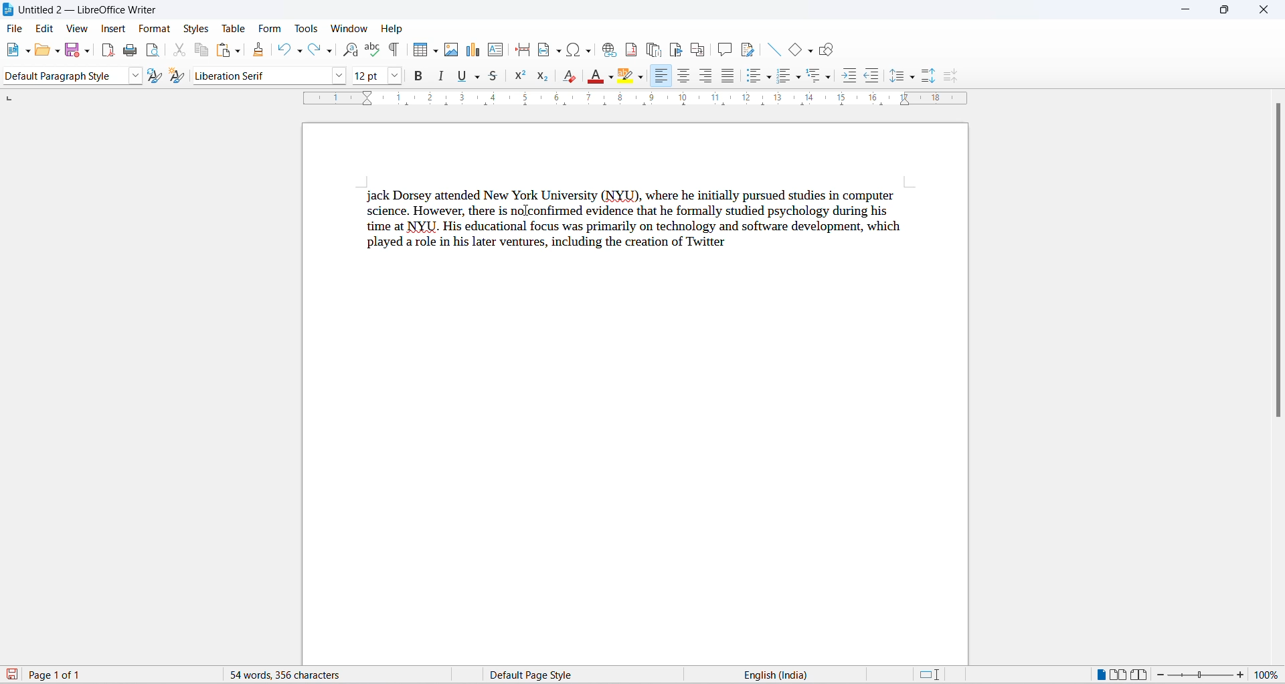 The width and height of the screenshot is (1285, 684). Describe the element at coordinates (9, 10) in the screenshot. I see `LibreOffice Icon` at that location.